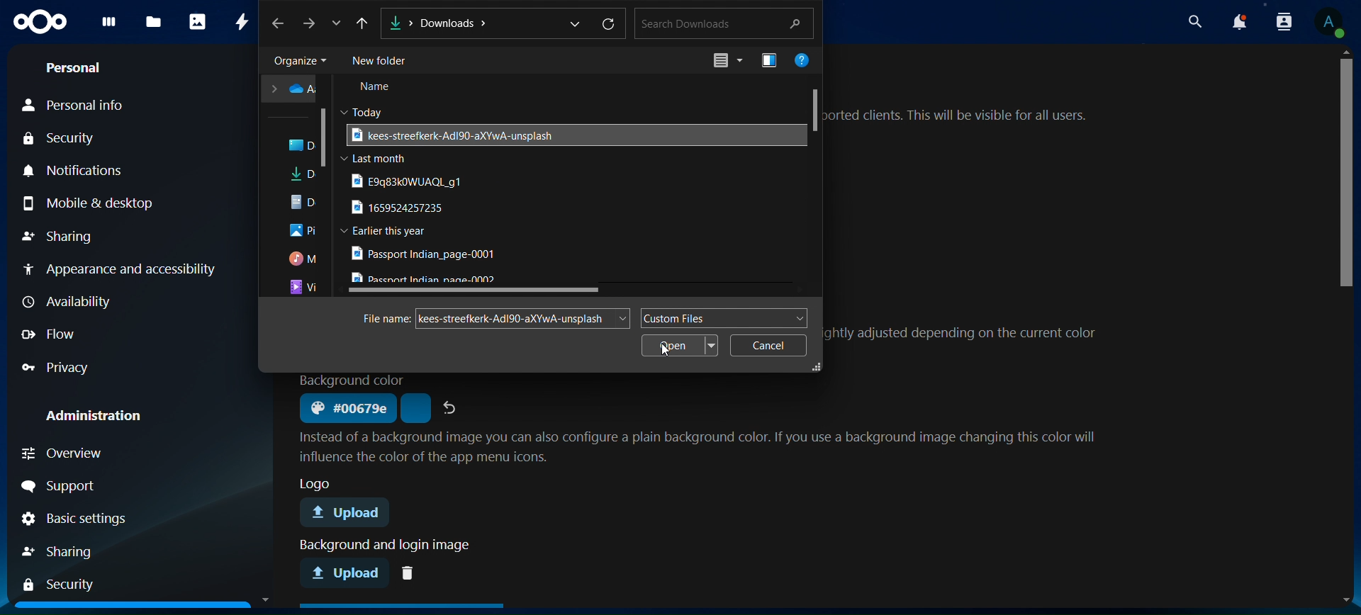 The width and height of the screenshot is (1361, 615). I want to click on documents, so click(305, 202).